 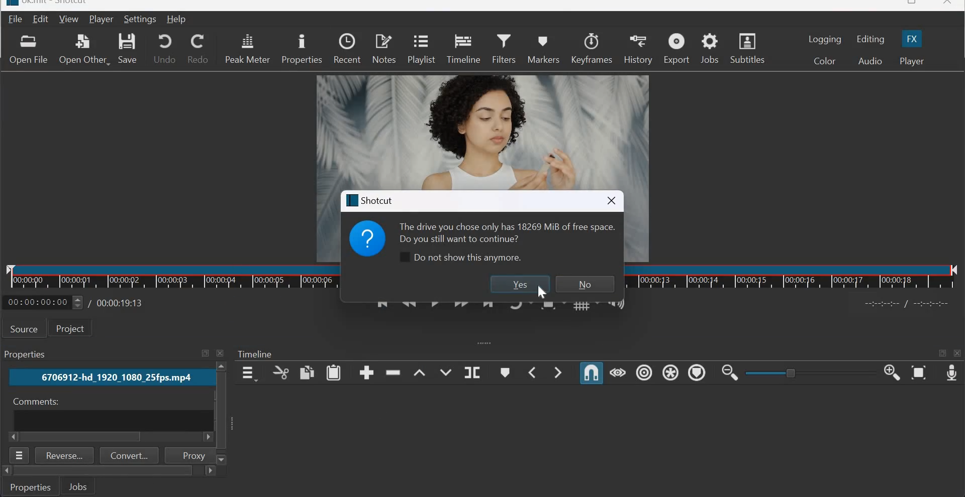 What do you see at coordinates (84, 48) in the screenshot?
I see `Open other` at bounding box center [84, 48].